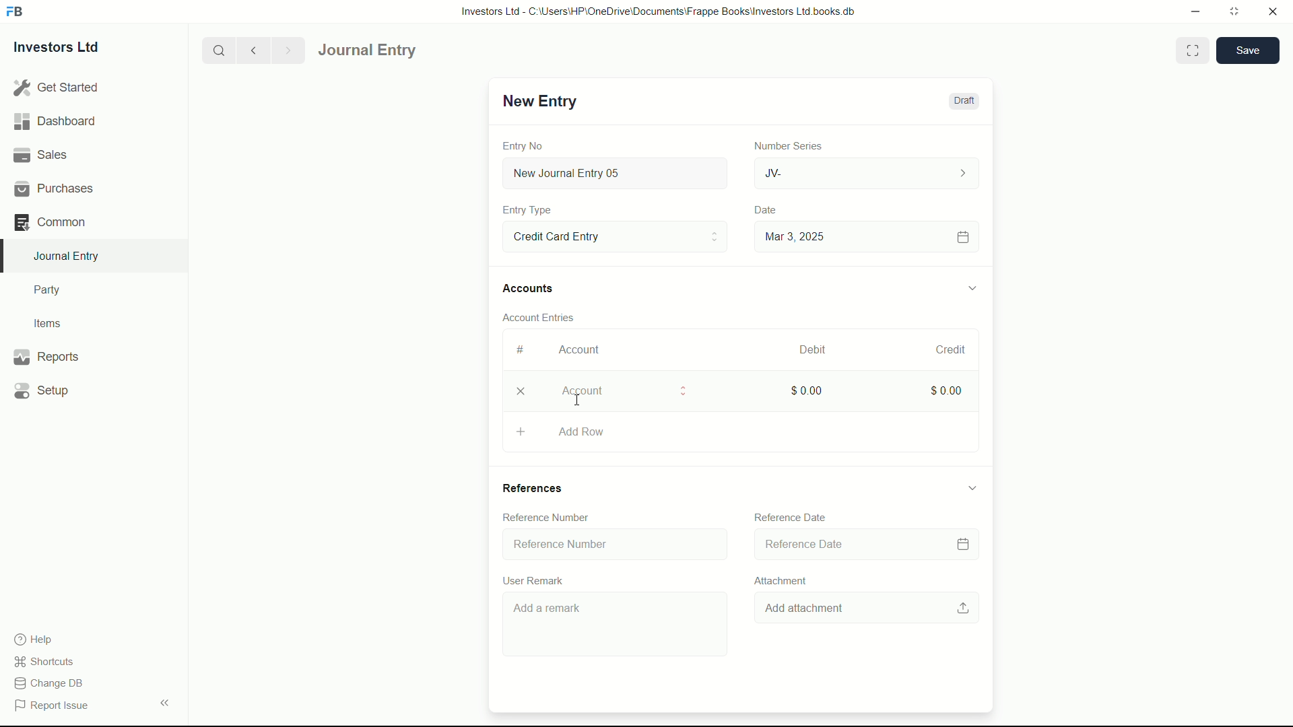 This screenshot has width=1293, height=727. Describe the element at coordinates (777, 580) in the screenshot. I see `Attachment` at that location.